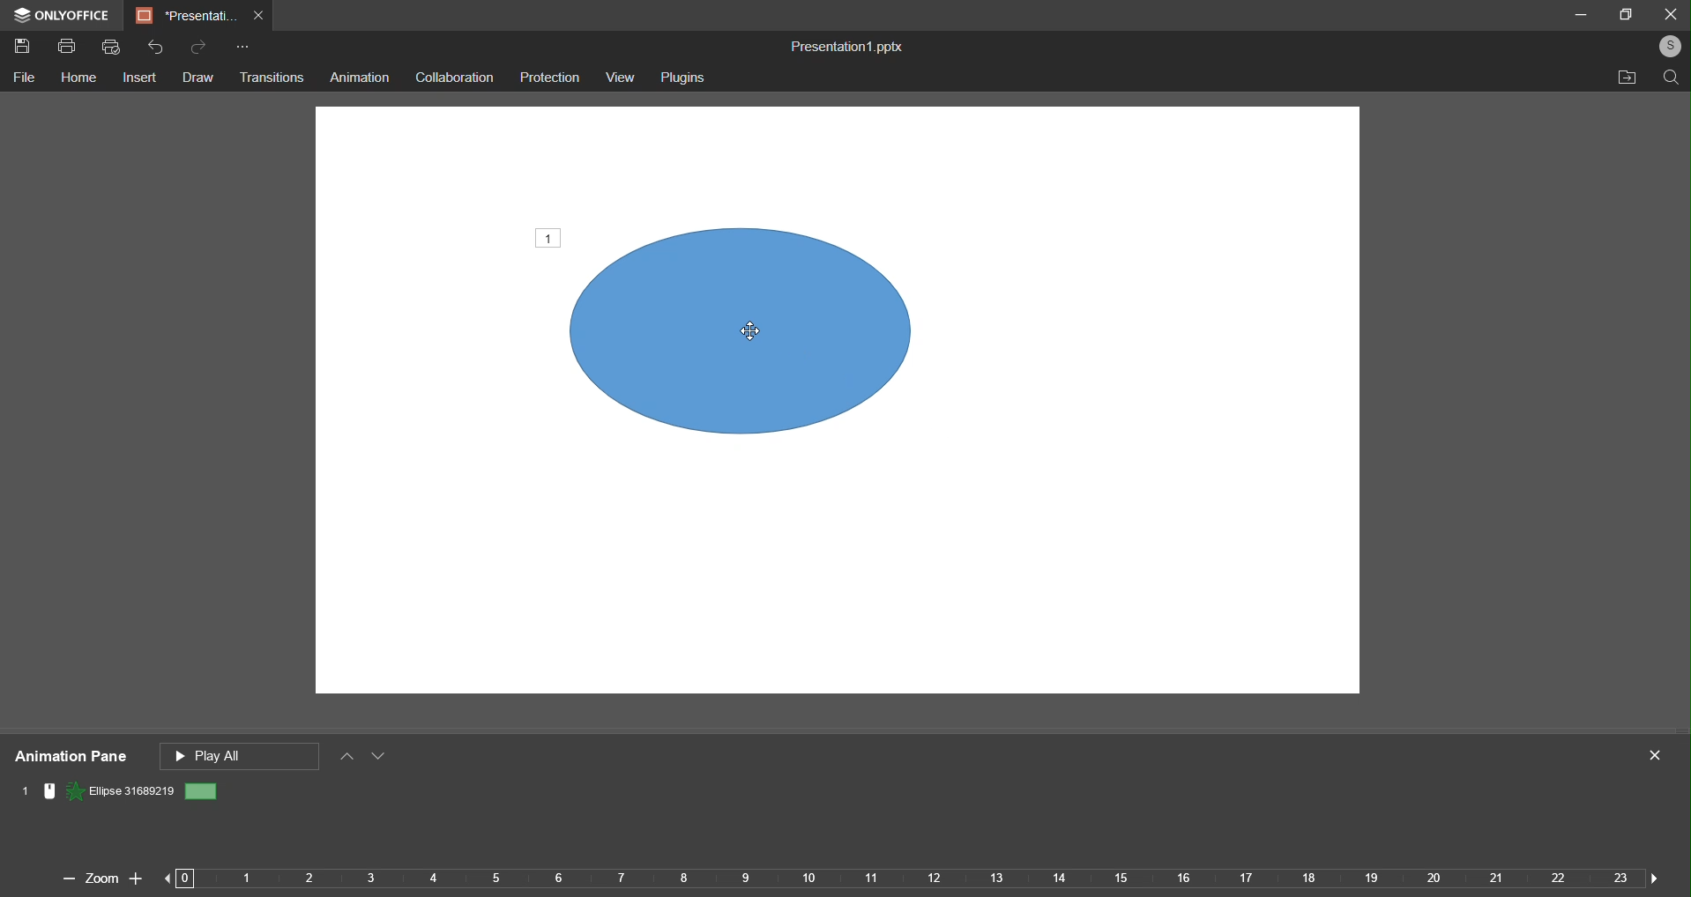 This screenshot has height=897, width=1691. I want to click on Redo, so click(199, 47).